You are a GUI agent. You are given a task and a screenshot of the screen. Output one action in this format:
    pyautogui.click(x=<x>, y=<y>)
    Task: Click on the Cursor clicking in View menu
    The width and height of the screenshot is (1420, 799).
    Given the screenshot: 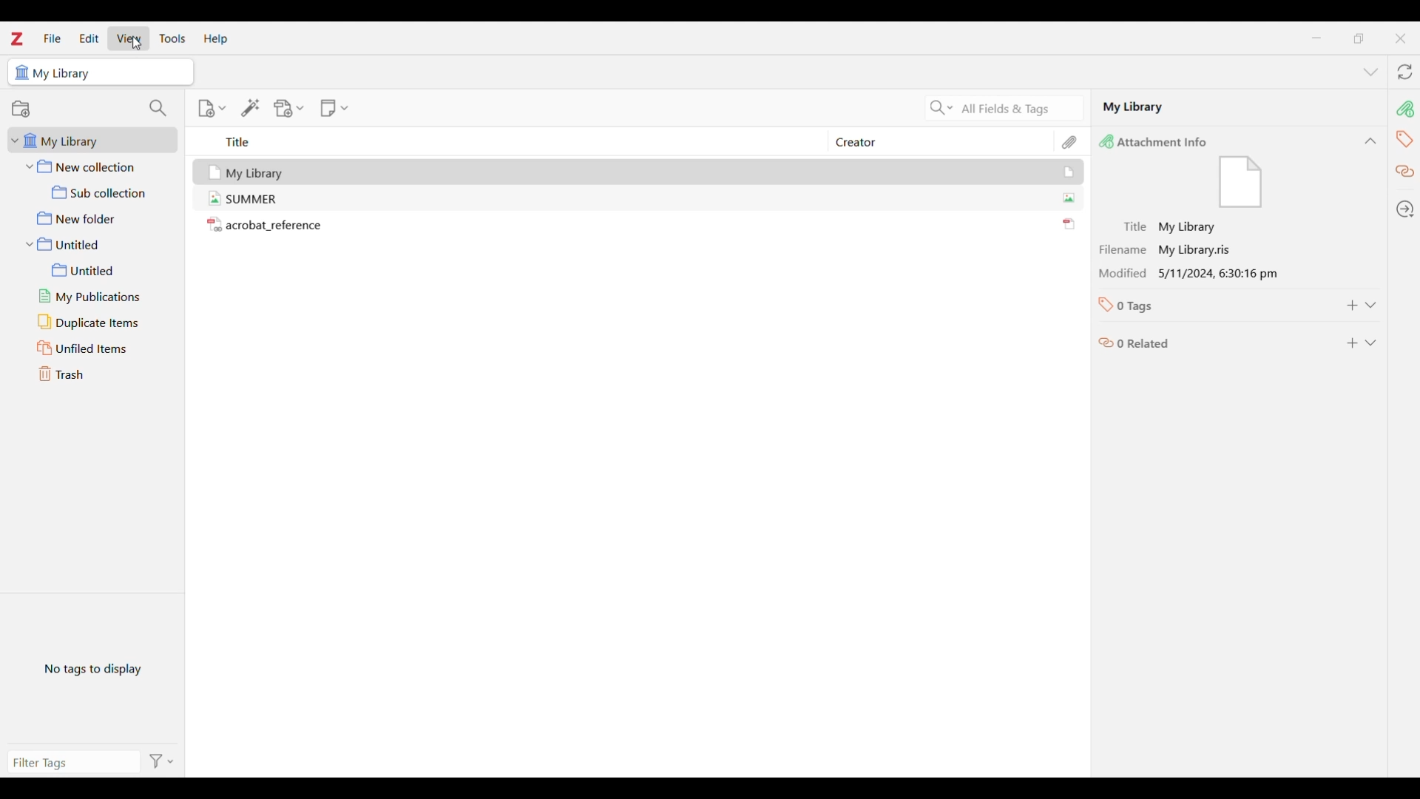 What is the action you would take?
    pyautogui.click(x=134, y=44)
    